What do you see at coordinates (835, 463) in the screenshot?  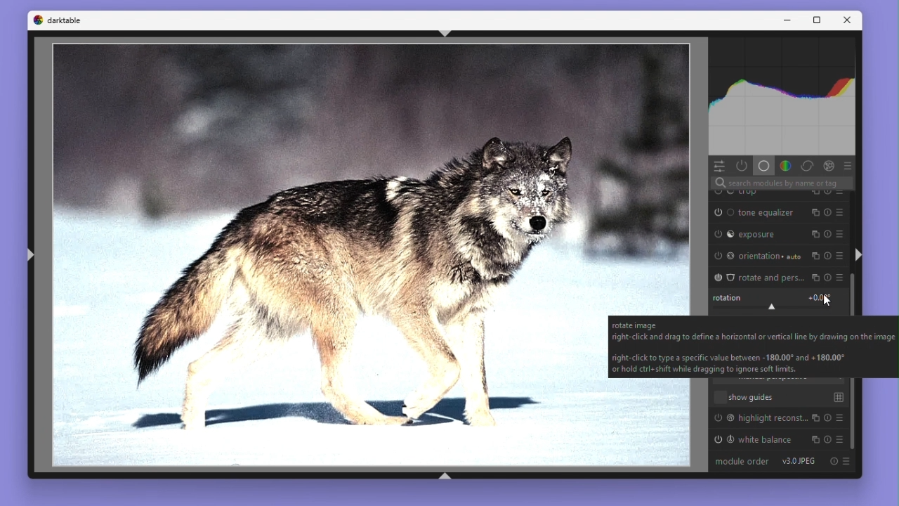 I see `` at bounding box center [835, 463].